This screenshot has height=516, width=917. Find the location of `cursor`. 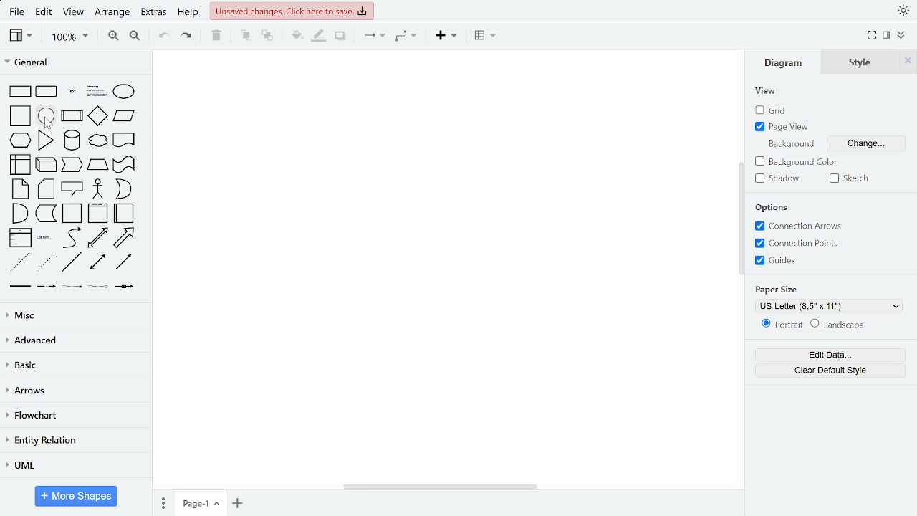

cursor is located at coordinates (48, 123).